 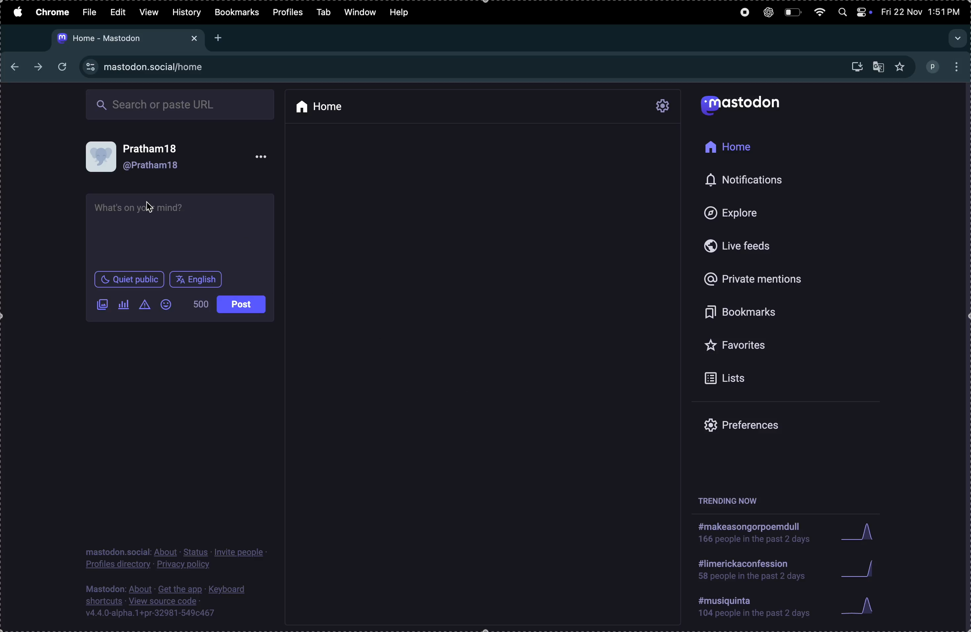 What do you see at coordinates (17, 12) in the screenshot?
I see `apple menu` at bounding box center [17, 12].